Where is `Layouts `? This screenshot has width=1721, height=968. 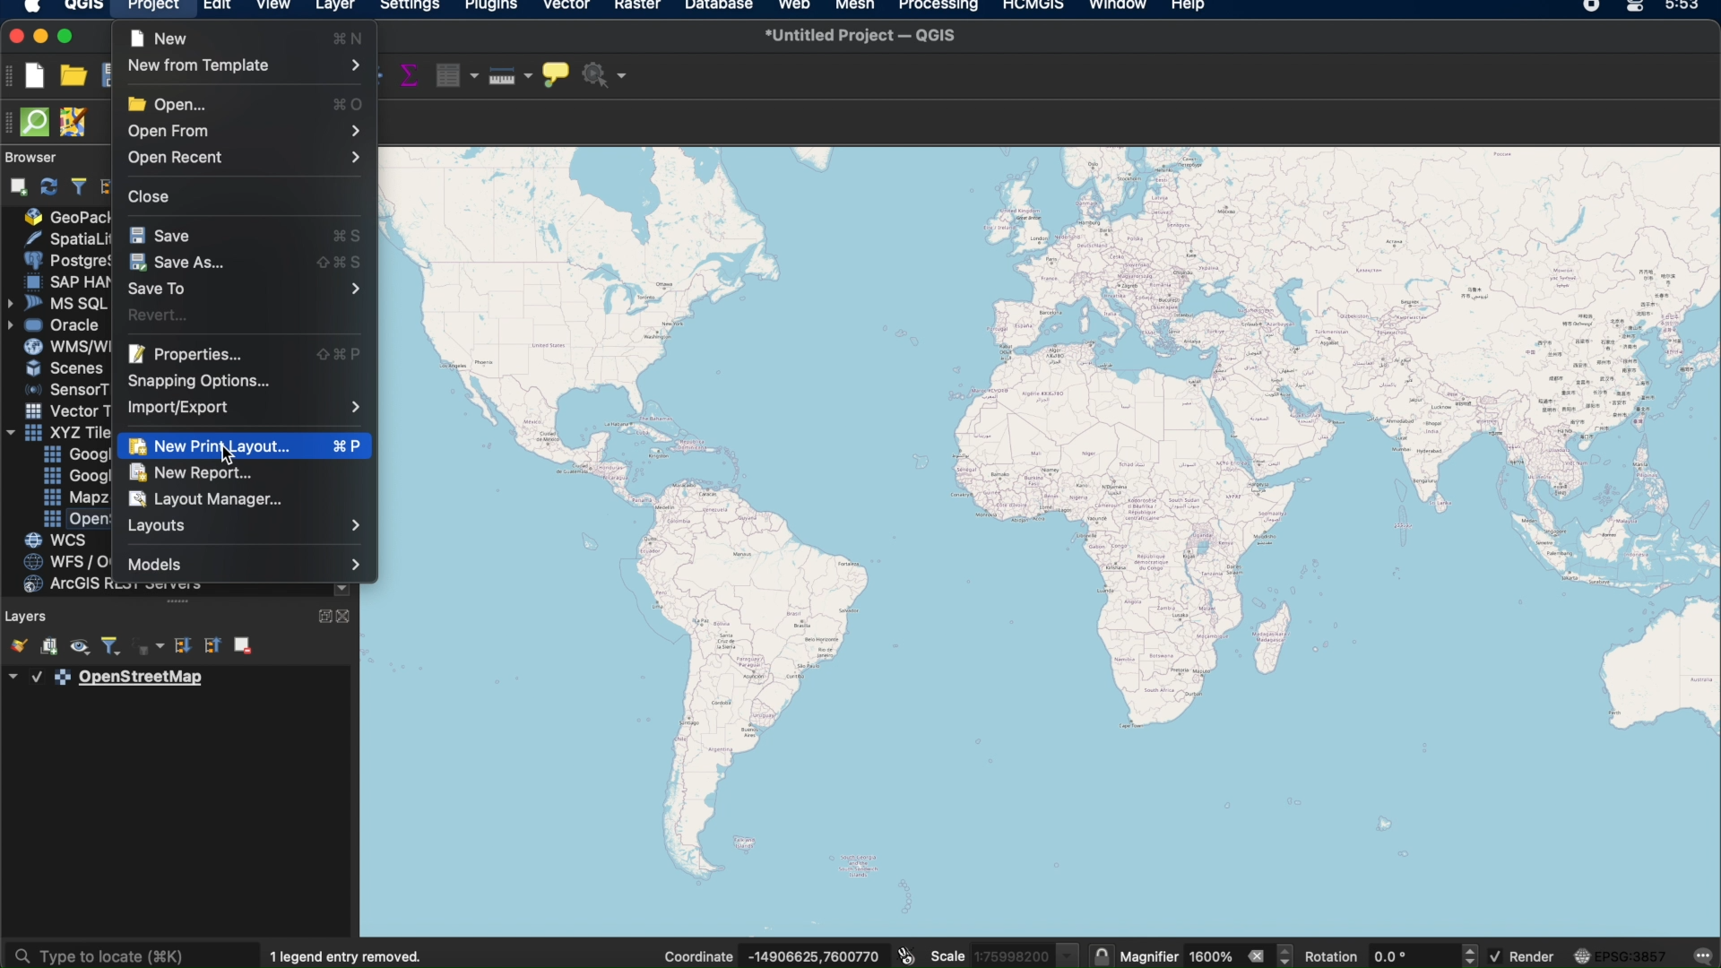 Layouts  is located at coordinates (243, 525).